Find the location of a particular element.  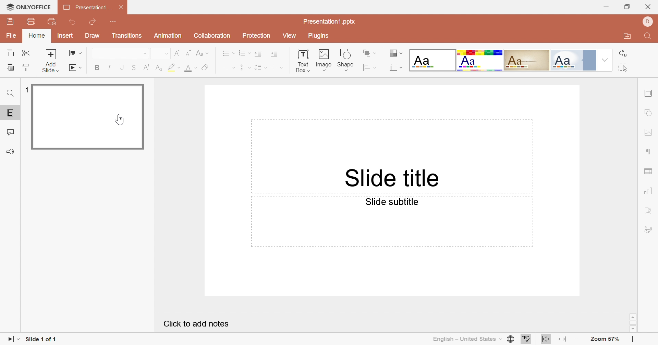

Insert is located at coordinates (68, 36).